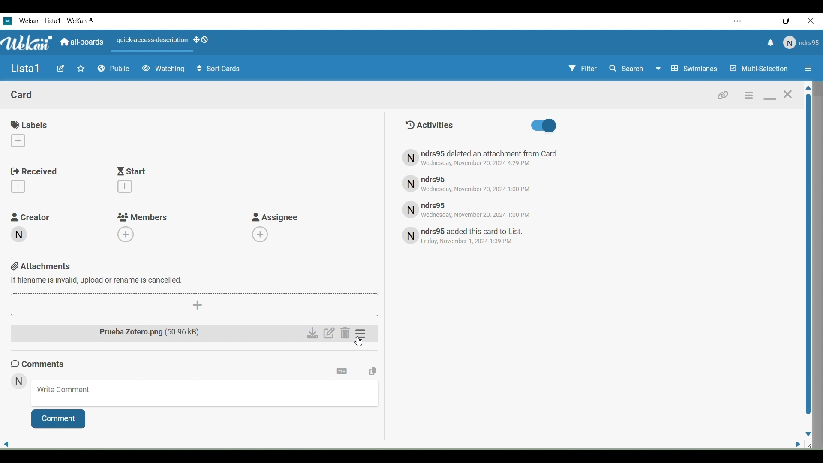 The width and height of the screenshot is (823, 463). I want to click on Text, so click(473, 183).